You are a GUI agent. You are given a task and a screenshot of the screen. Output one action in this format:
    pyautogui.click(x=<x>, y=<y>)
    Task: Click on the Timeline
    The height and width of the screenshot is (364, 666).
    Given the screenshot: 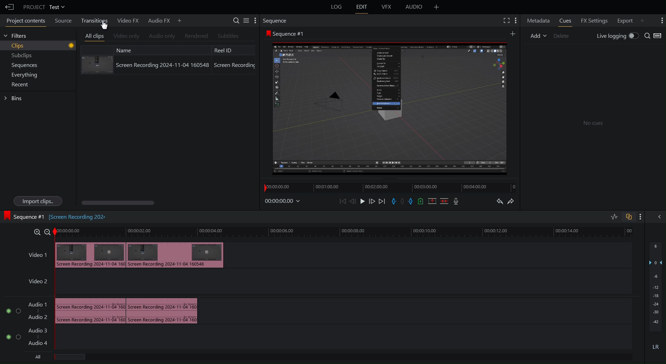 What is the action you would take?
    pyautogui.click(x=383, y=189)
    